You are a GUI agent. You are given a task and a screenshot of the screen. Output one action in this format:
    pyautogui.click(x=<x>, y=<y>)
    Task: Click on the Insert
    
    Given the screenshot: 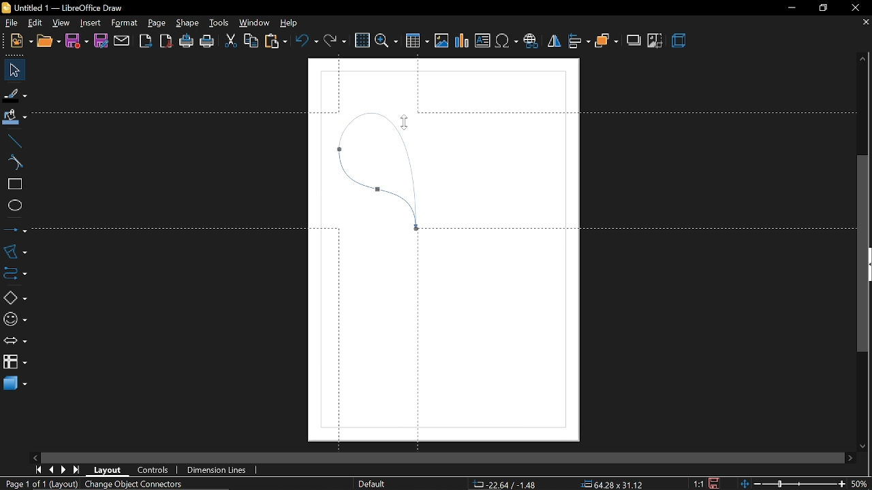 What is the action you would take?
    pyautogui.click(x=89, y=22)
    